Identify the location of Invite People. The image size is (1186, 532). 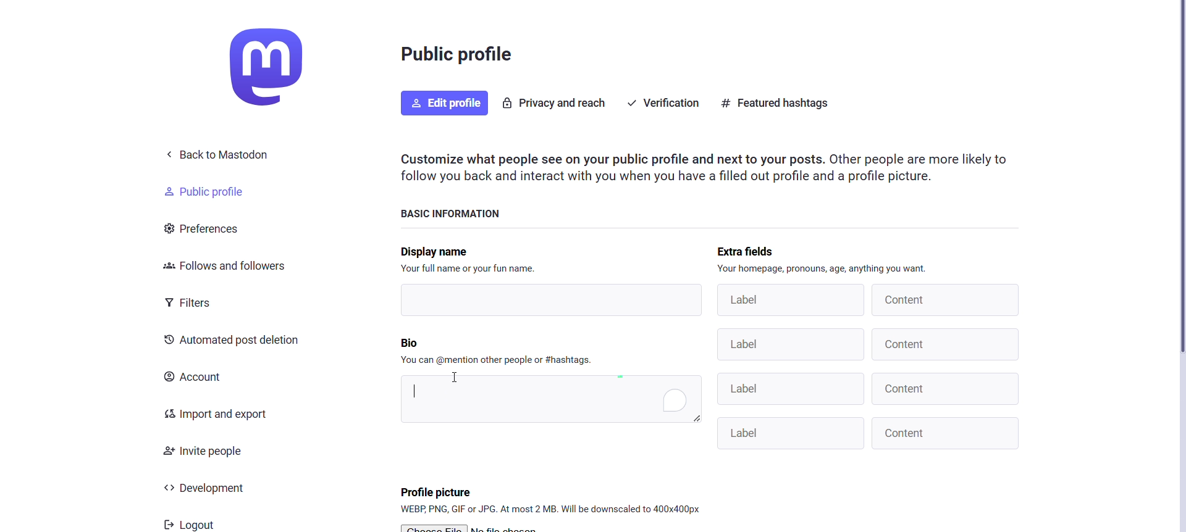
(208, 449).